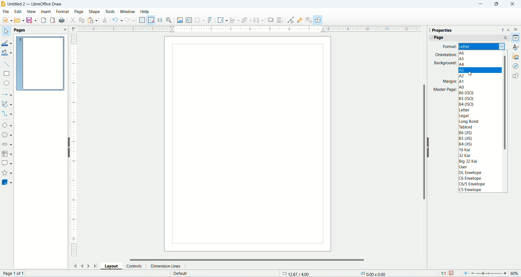  I want to click on ellipse, so click(7, 83).